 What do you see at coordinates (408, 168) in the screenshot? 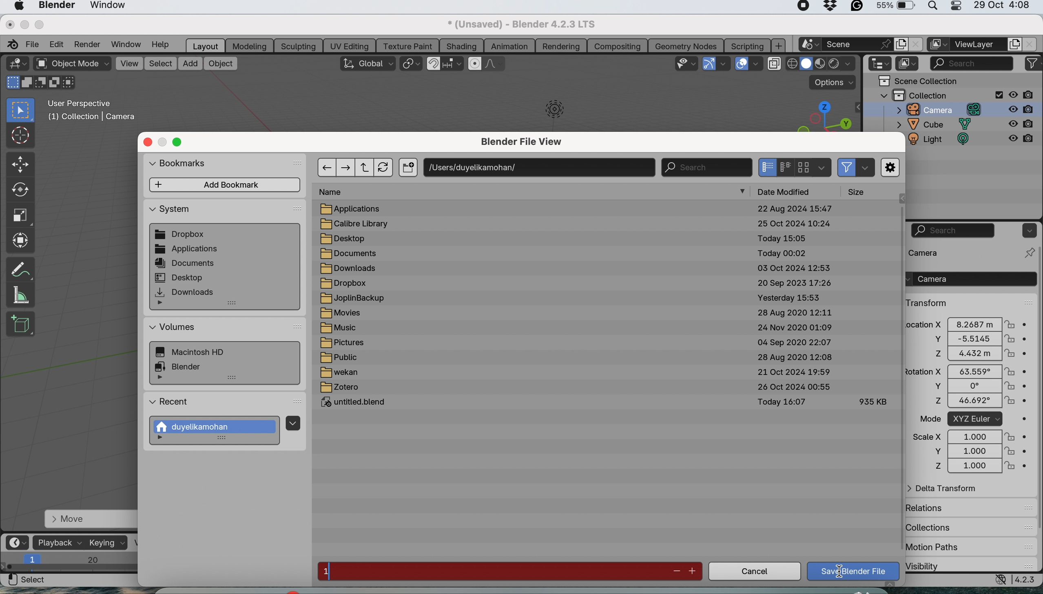
I see `create new directory` at bounding box center [408, 168].